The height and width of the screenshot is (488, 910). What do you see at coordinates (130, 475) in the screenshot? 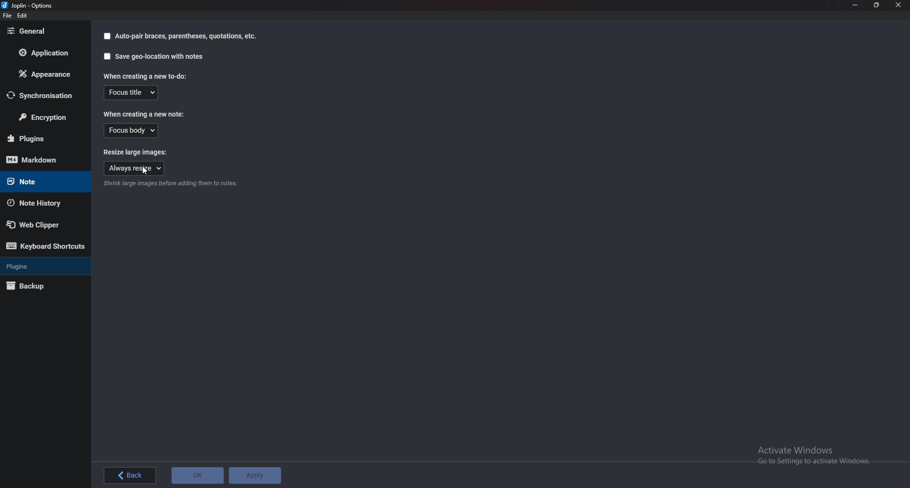
I see `Back` at bounding box center [130, 475].